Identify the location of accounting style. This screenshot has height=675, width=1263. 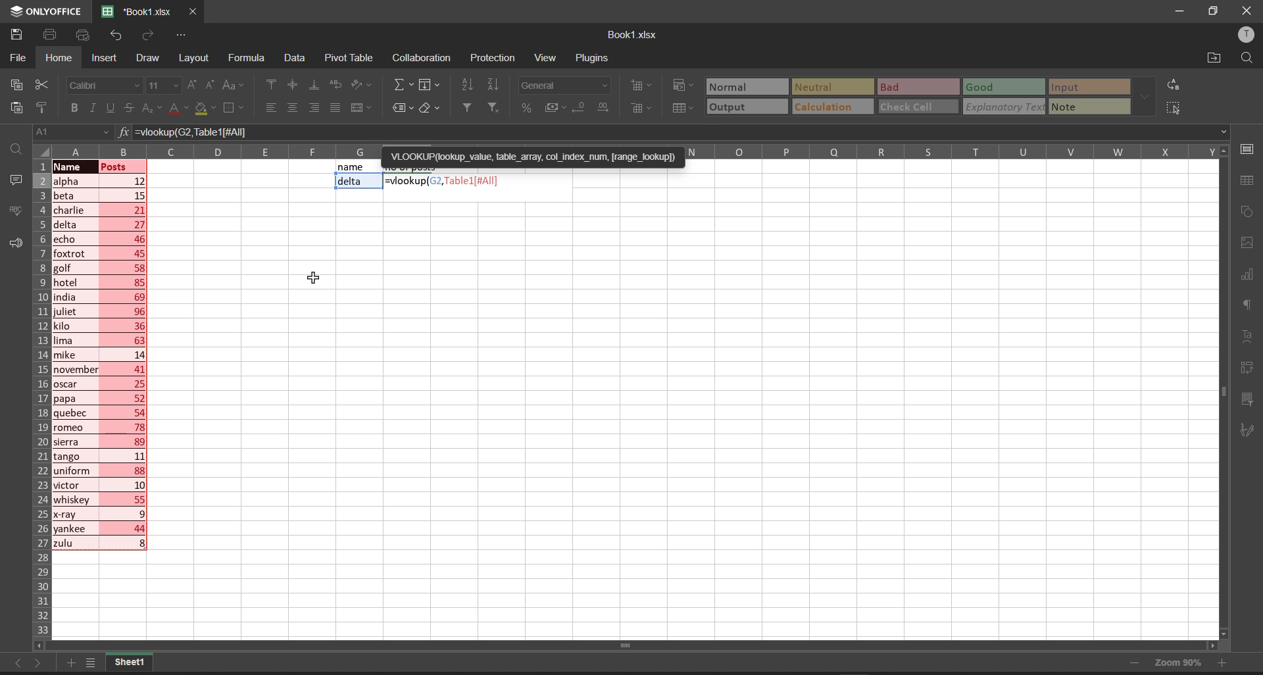
(550, 107).